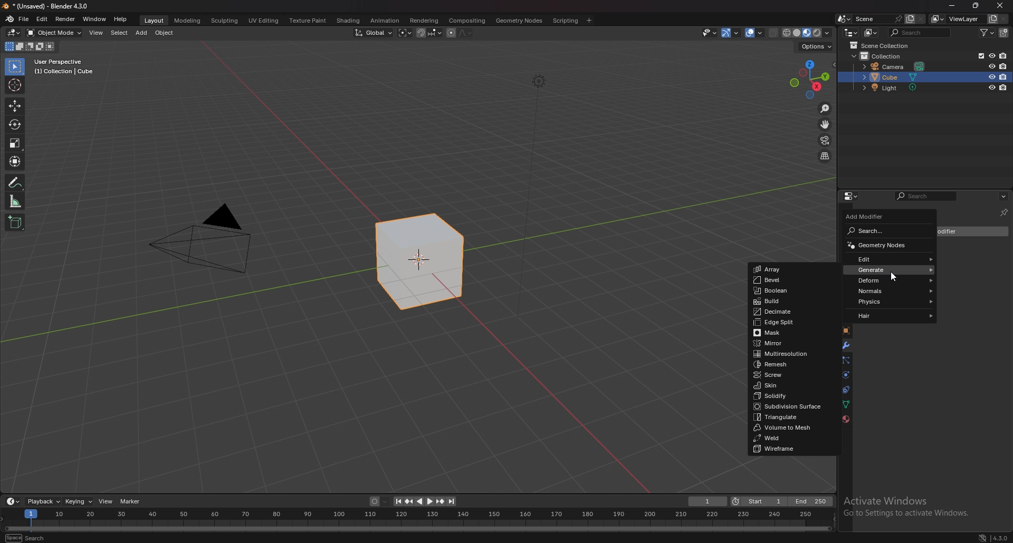  What do you see at coordinates (952, 6) in the screenshot?
I see `minimize` at bounding box center [952, 6].